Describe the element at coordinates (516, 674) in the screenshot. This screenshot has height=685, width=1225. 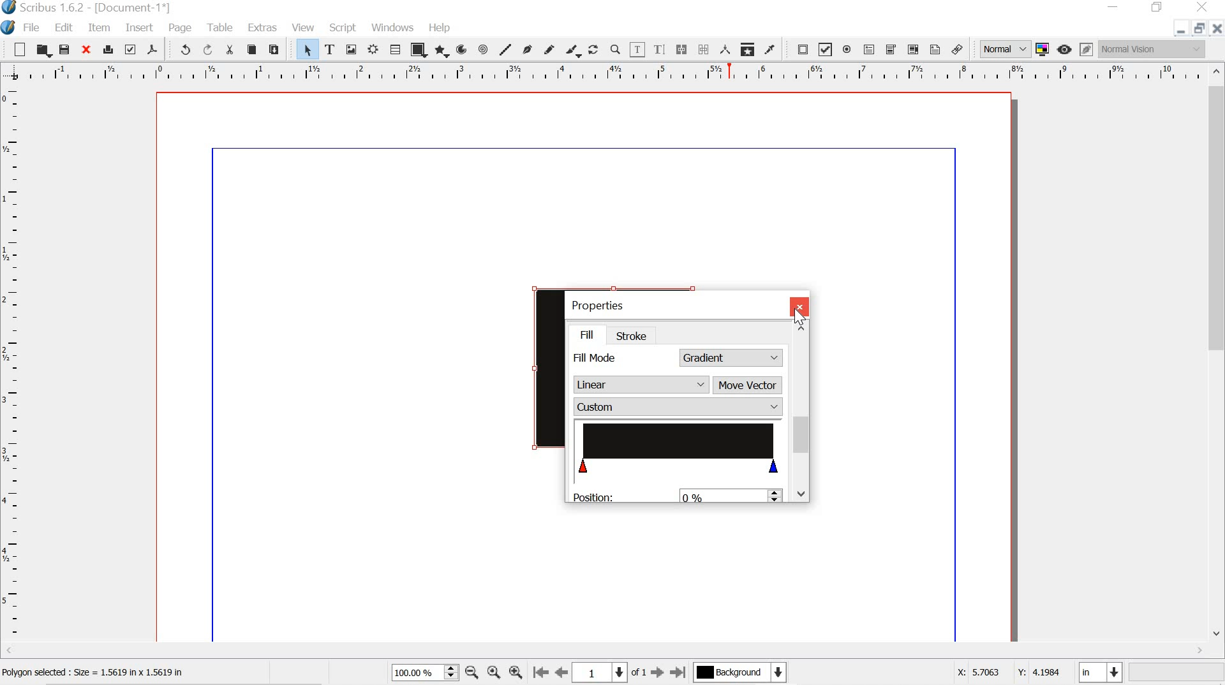
I see `zoom in` at that location.